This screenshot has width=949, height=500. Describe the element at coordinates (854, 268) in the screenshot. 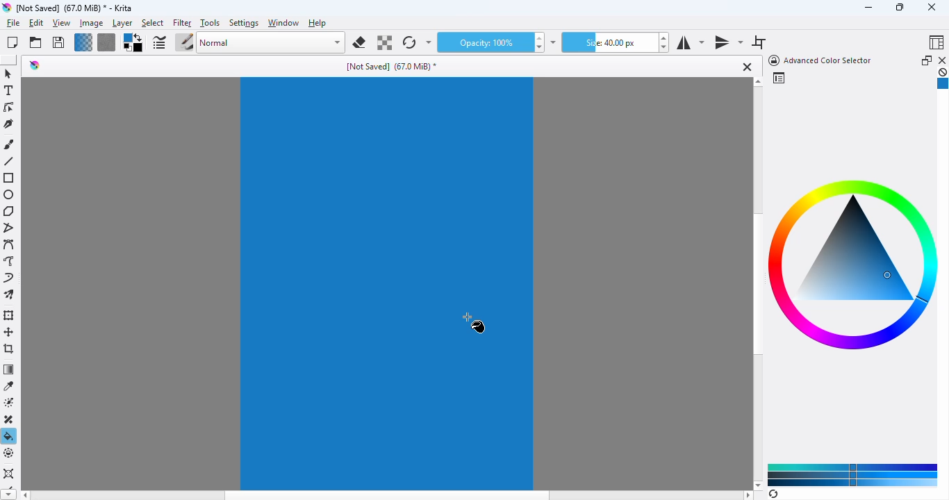

I see `color wheel` at that location.